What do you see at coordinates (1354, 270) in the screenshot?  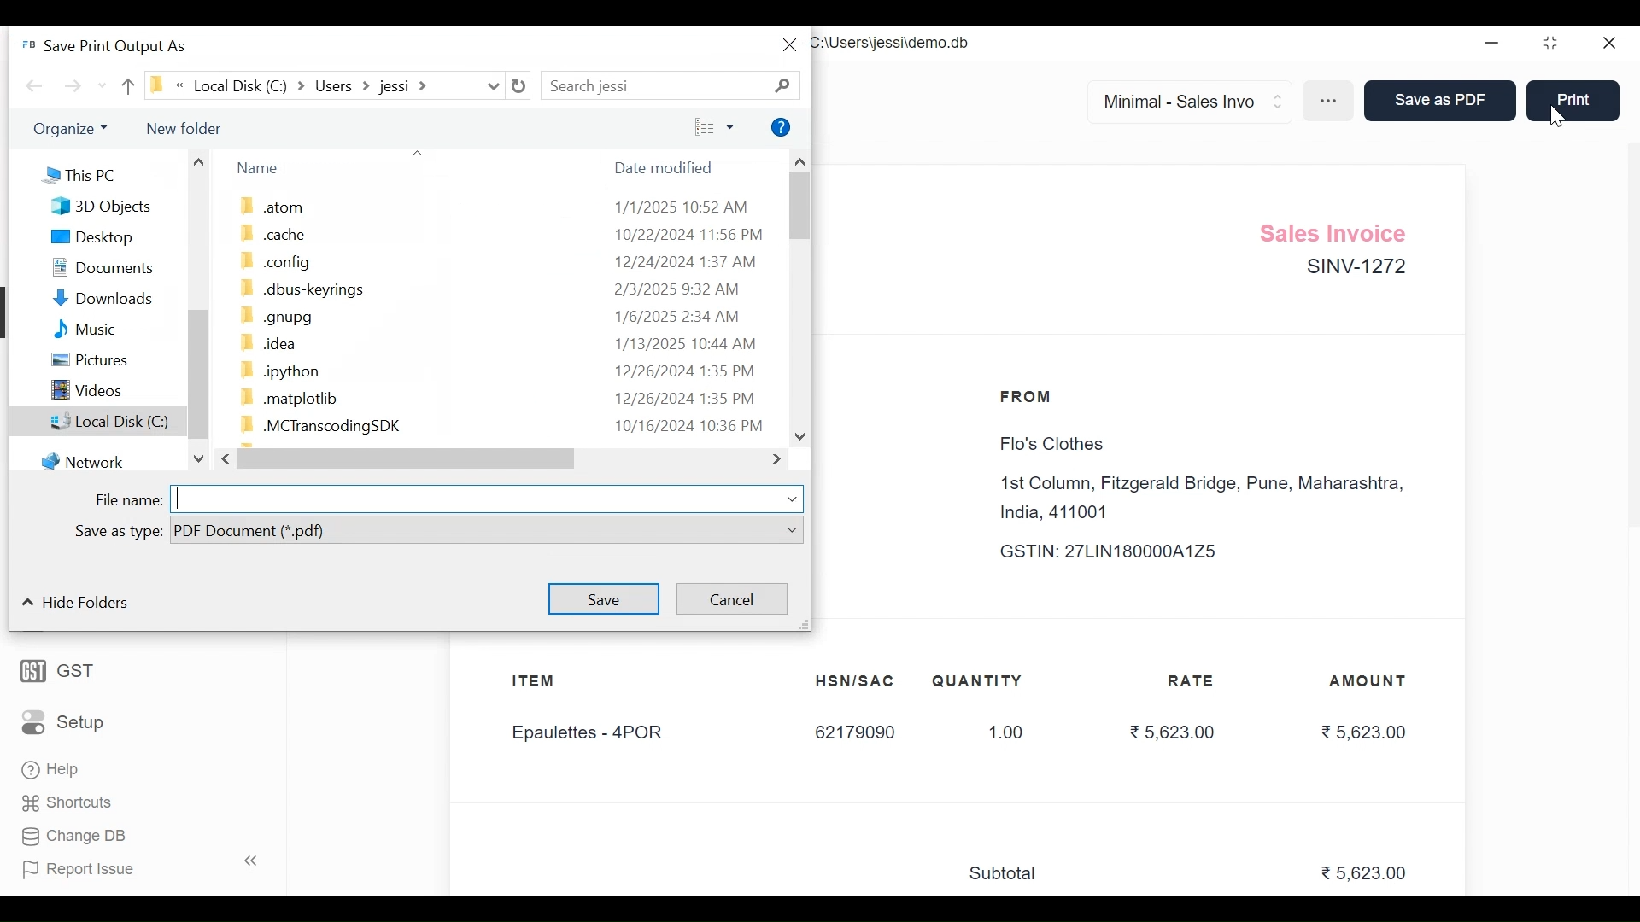 I see `SINV-1272` at bounding box center [1354, 270].